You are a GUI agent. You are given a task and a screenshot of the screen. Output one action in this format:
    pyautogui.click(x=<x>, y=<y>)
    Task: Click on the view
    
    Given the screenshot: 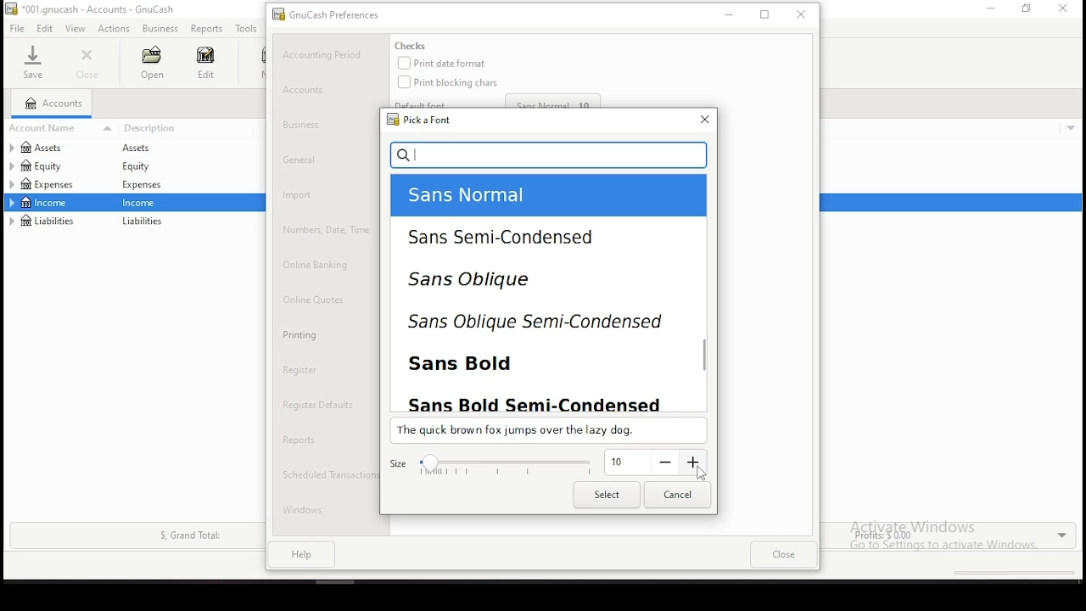 What is the action you would take?
    pyautogui.click(x=76, y=29)
    